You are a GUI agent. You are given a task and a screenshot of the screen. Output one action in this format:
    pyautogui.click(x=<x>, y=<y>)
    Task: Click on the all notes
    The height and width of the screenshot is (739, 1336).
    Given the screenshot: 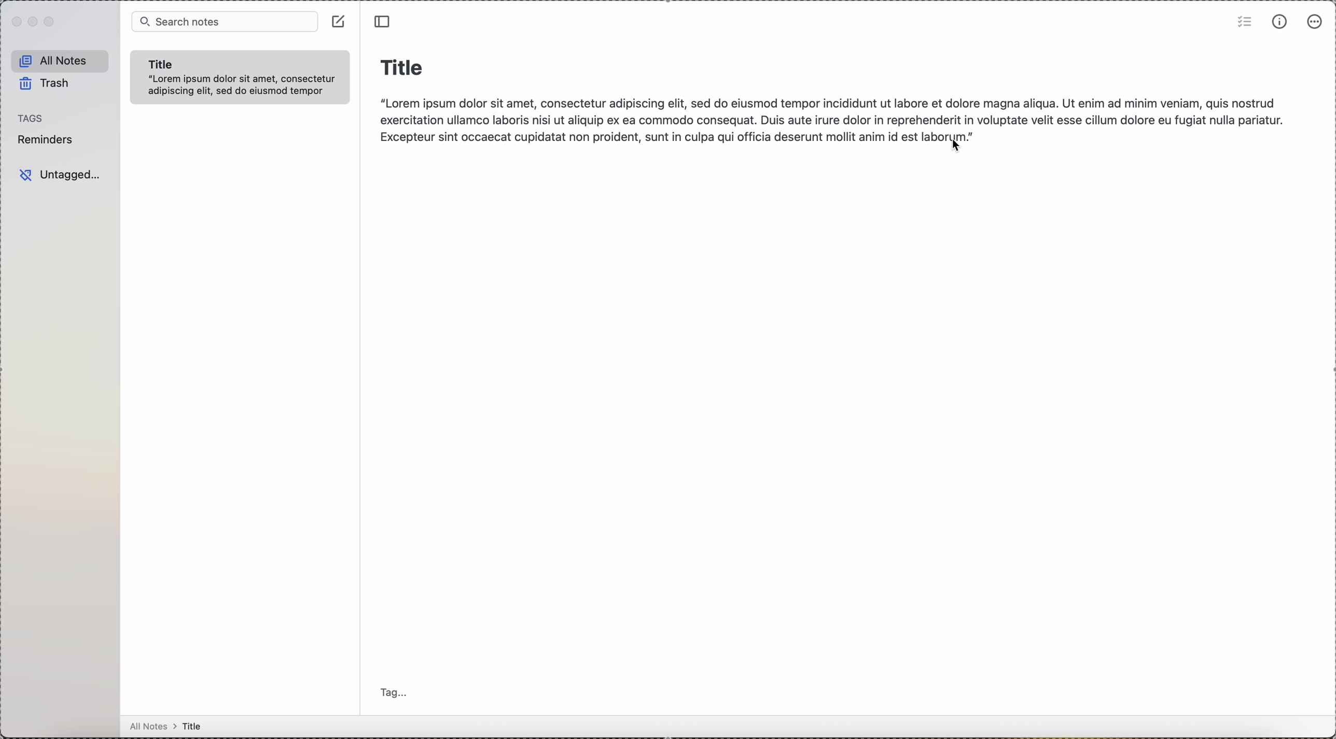 What is the action you would take?
    pyautogui.click(x=172, y=726)
    